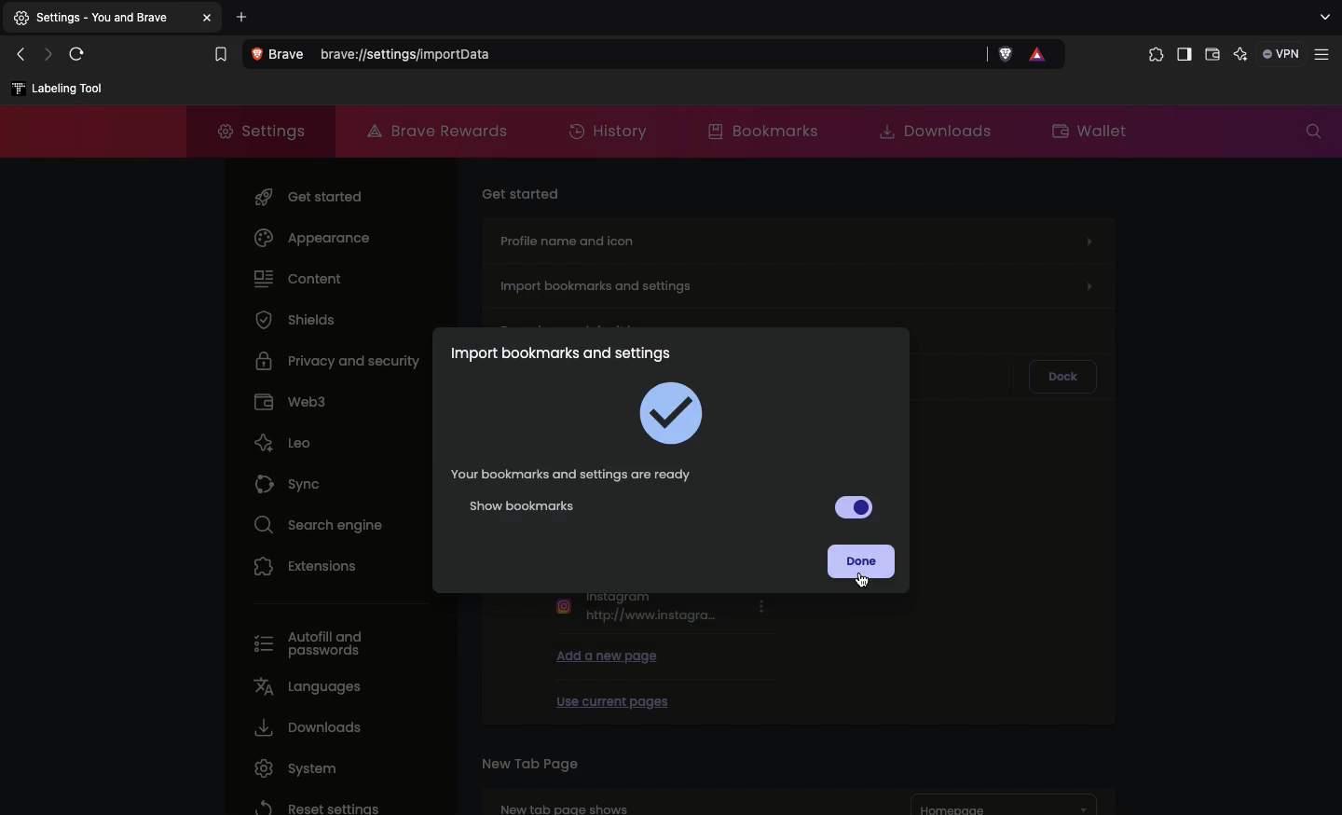 The width and height of the screenshot is (1342, 815). Describe the element at coordinates (295, 319) in the screenshot. I see `Shields` at that location.